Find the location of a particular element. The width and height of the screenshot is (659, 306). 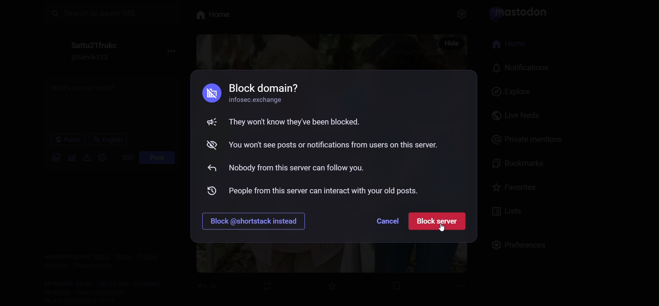

block server is located at coordinates (440, 222).